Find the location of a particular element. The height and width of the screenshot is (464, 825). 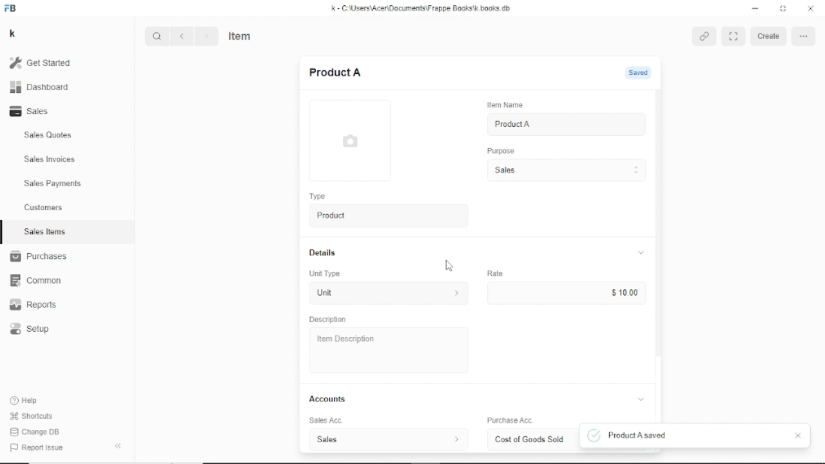

Sales Invoices is located at coordinates (50, 160).